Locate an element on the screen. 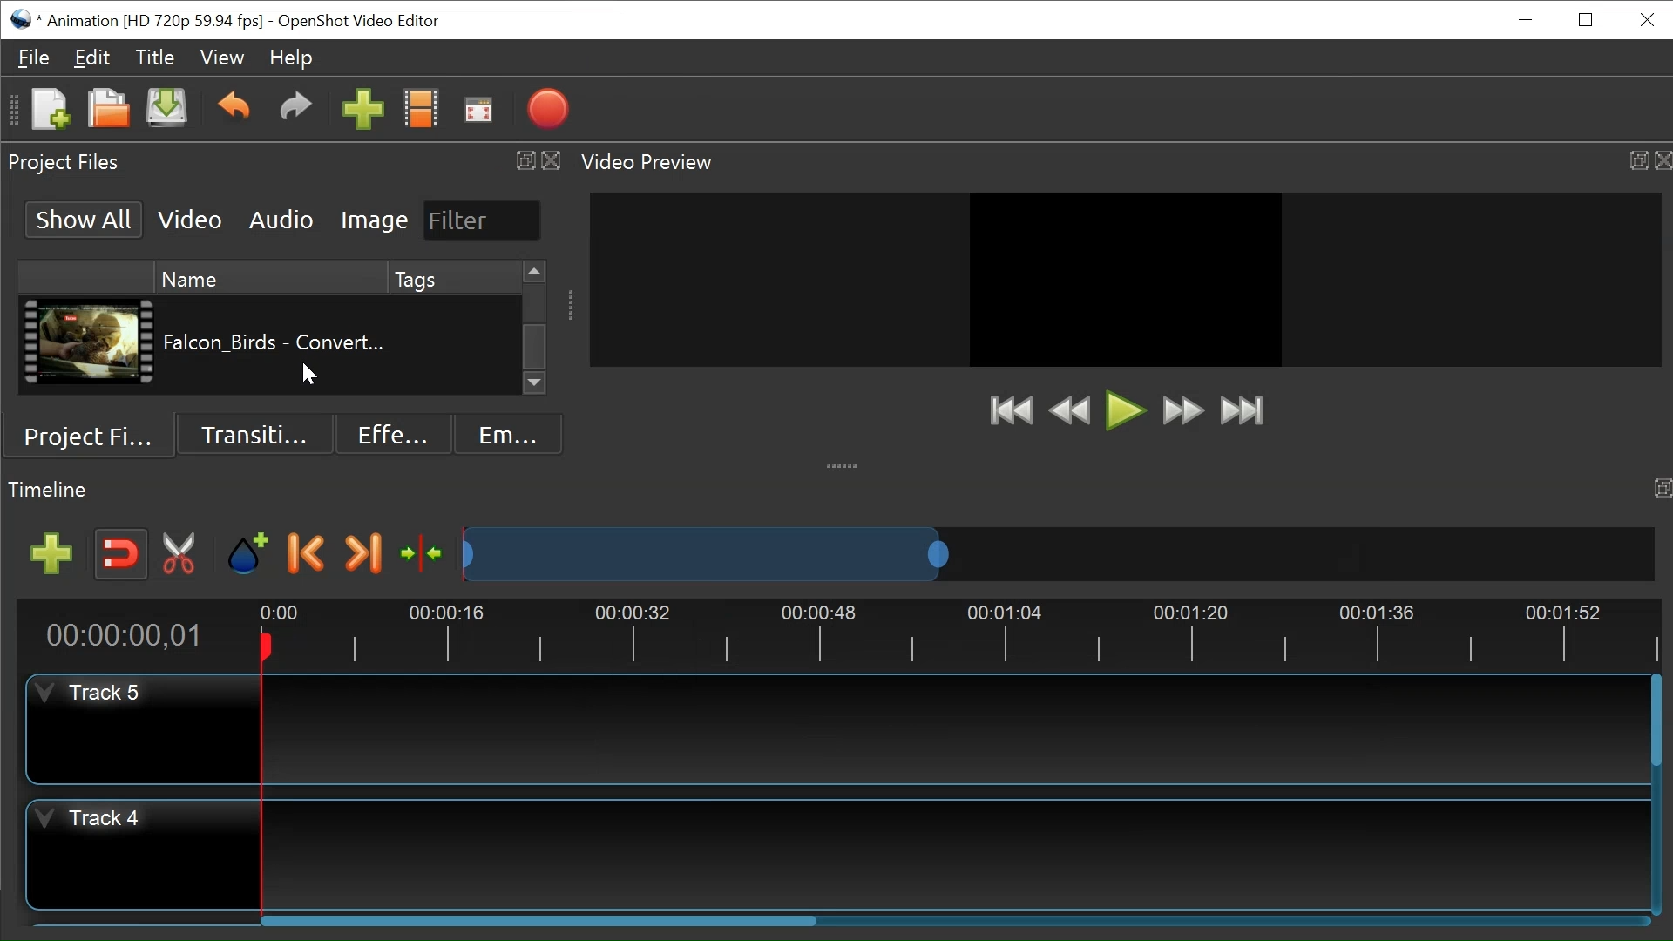 This screenshot has width=1673, height=941. Add Marker is located at coordinates (247, 552).